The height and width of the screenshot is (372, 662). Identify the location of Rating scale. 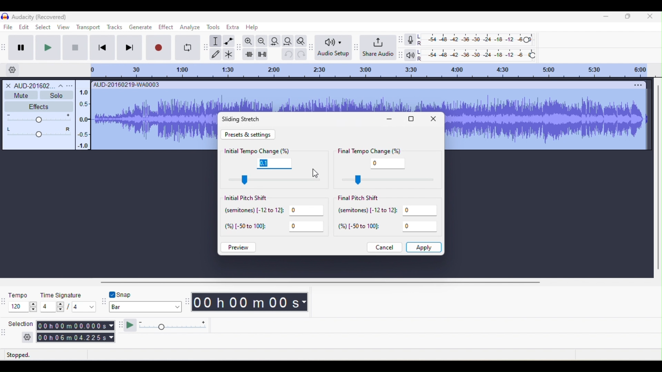
(362, 70).